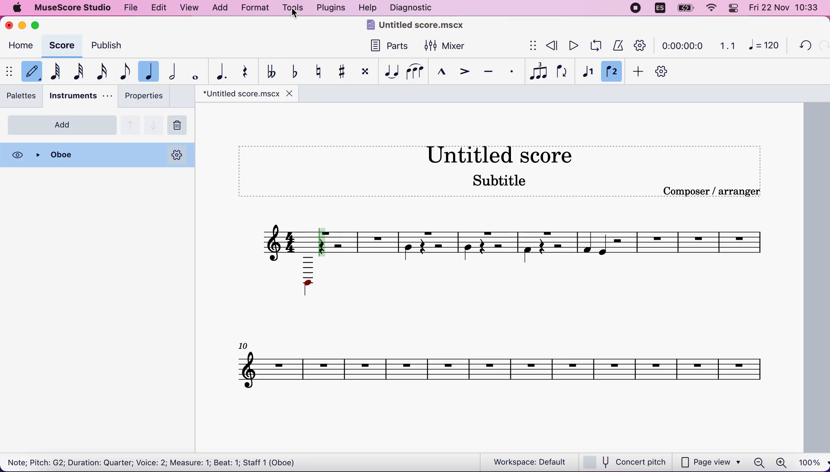  Describe the element at coordinates (177, 154) in the screenshot. I see `options` at that location.